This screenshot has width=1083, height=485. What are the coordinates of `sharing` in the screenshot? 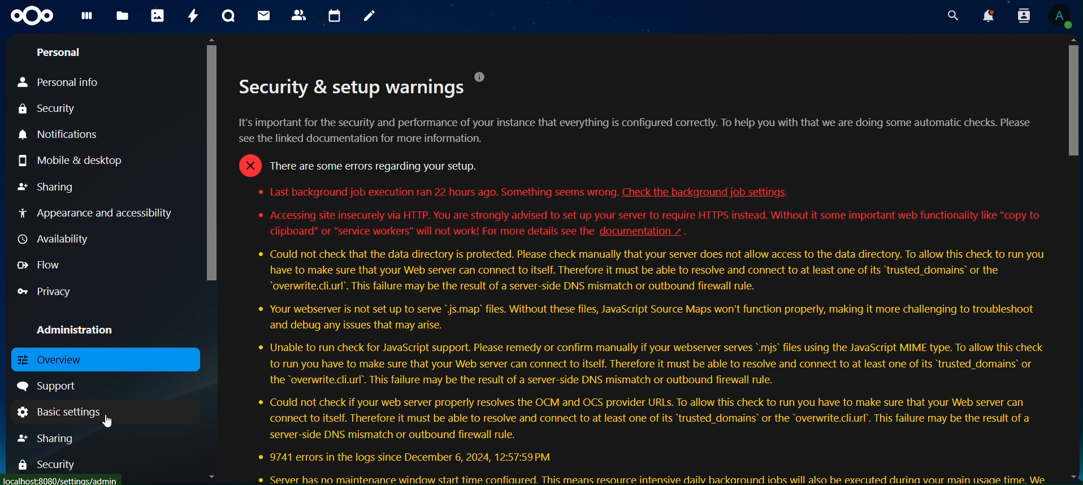 It's located at (48, 186).